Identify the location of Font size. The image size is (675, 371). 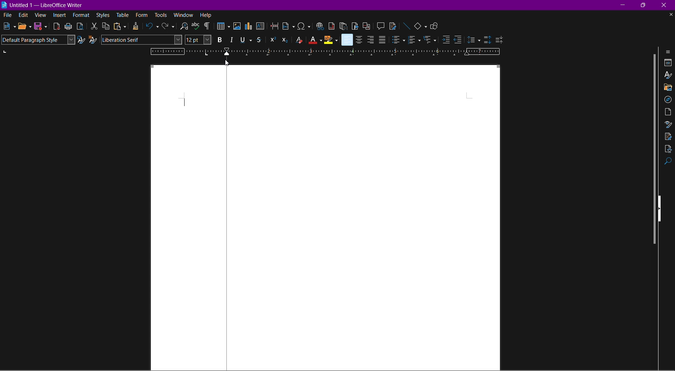
(198, 40).